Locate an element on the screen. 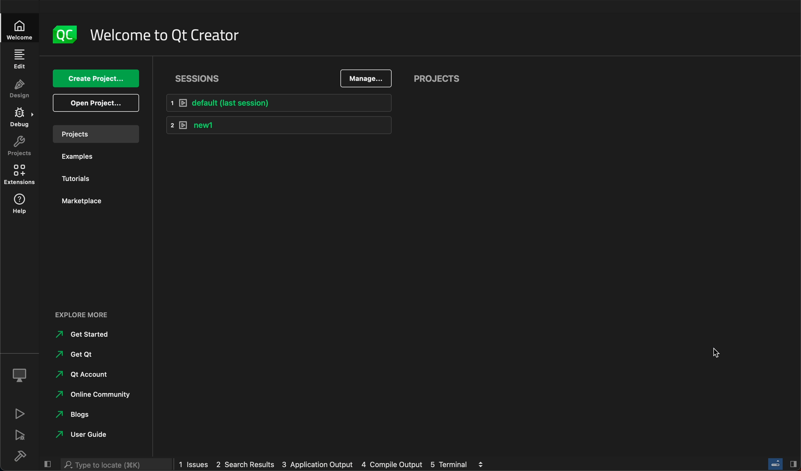 Image resolution: width=801 pixels, height=471 pixels. Type to locate (K) is located at coordinates (115, 464).